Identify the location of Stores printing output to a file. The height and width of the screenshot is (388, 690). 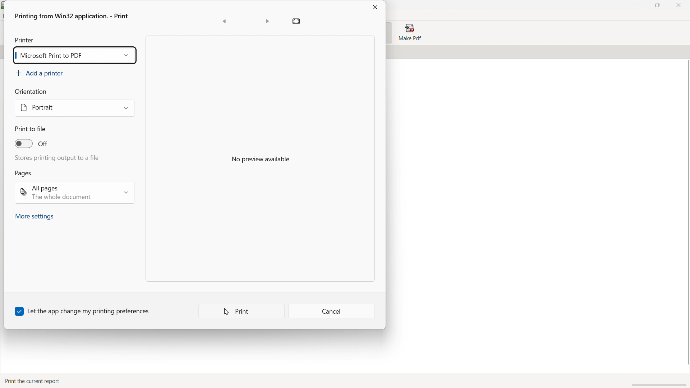
(59, 157).